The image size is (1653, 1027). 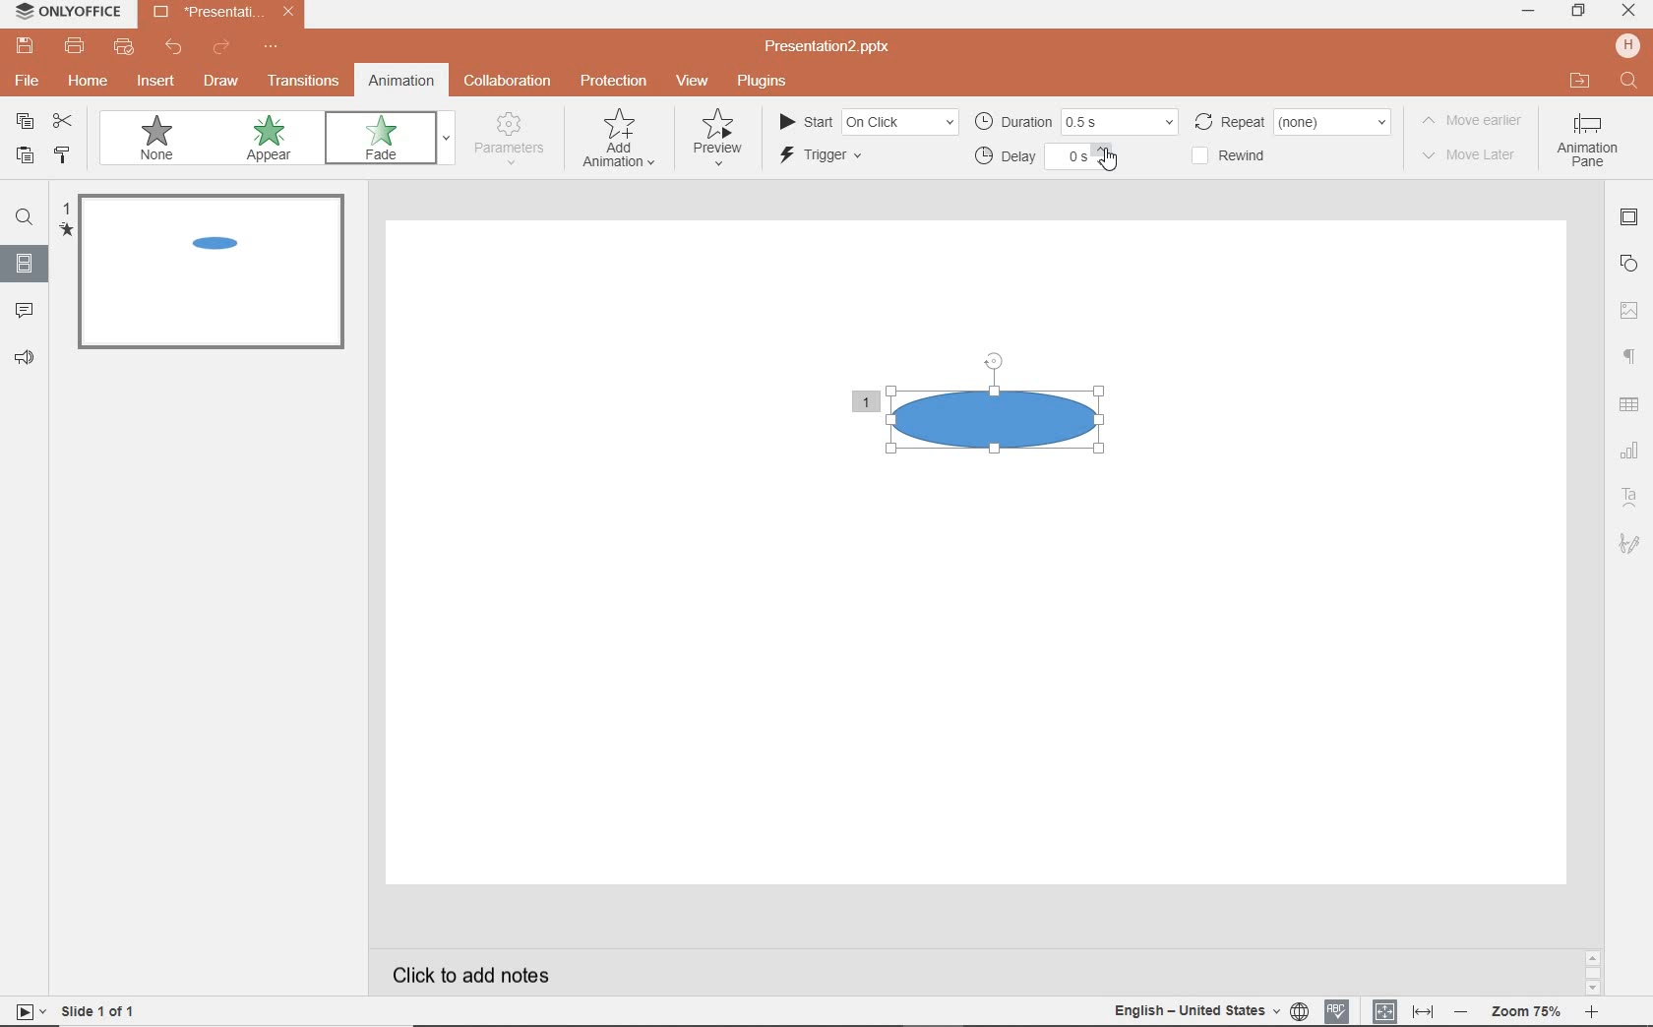 What do you see at coordinates (26, 120) in the screenshot?
I see `copy` at bounding box center [26, 120].